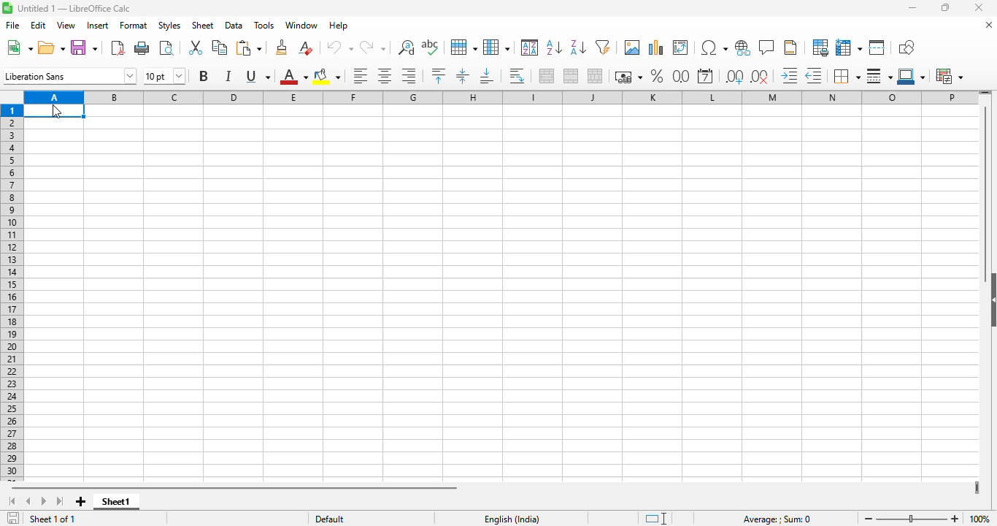 This screenshot has width=997, height=526. What do you see at coordinates (978, 7) in the screenshot?
I see `close` at bounding box center [978, 7].